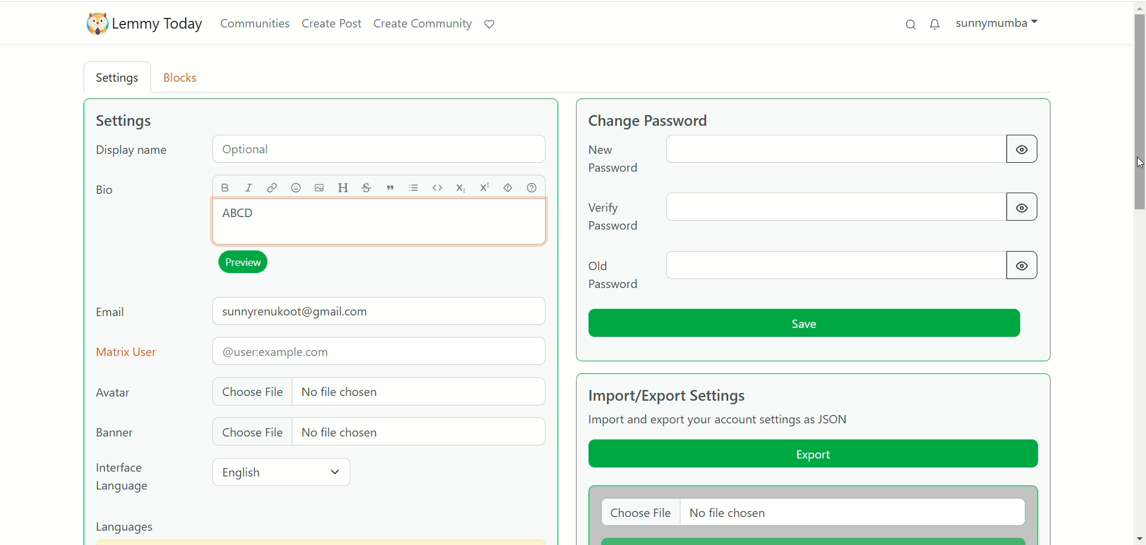 The height and width of the screenshot is (545, 1146). I want to click on code, so click(439, 187).